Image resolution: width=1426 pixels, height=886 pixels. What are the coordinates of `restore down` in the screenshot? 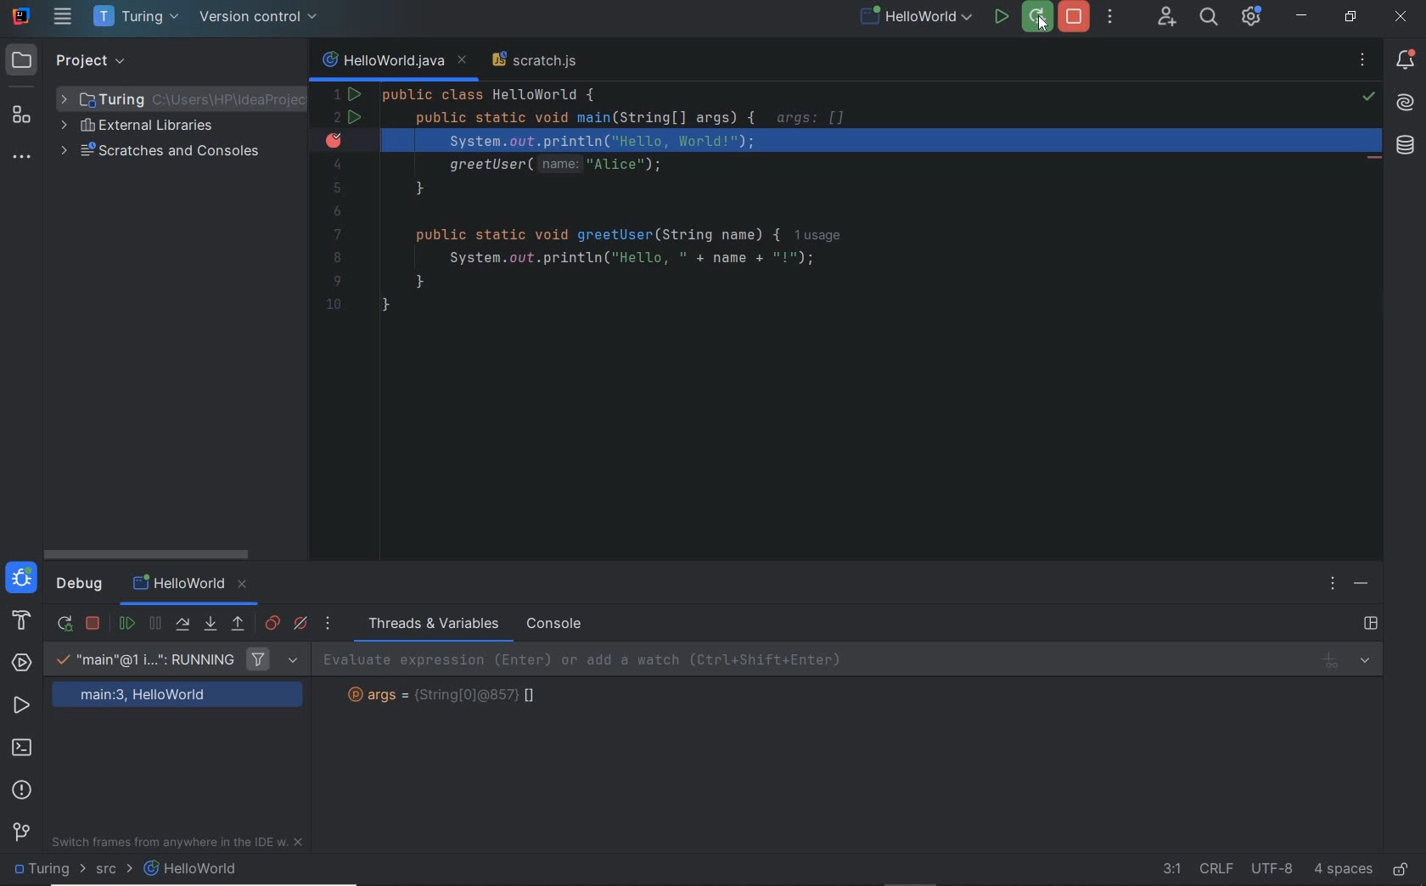 It's located at (1350, 19).